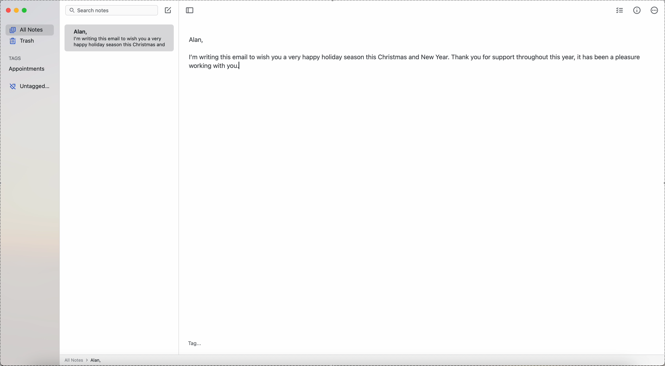 This screenshot has height=366, width=665. I want to click on check list, so click(620, 10).